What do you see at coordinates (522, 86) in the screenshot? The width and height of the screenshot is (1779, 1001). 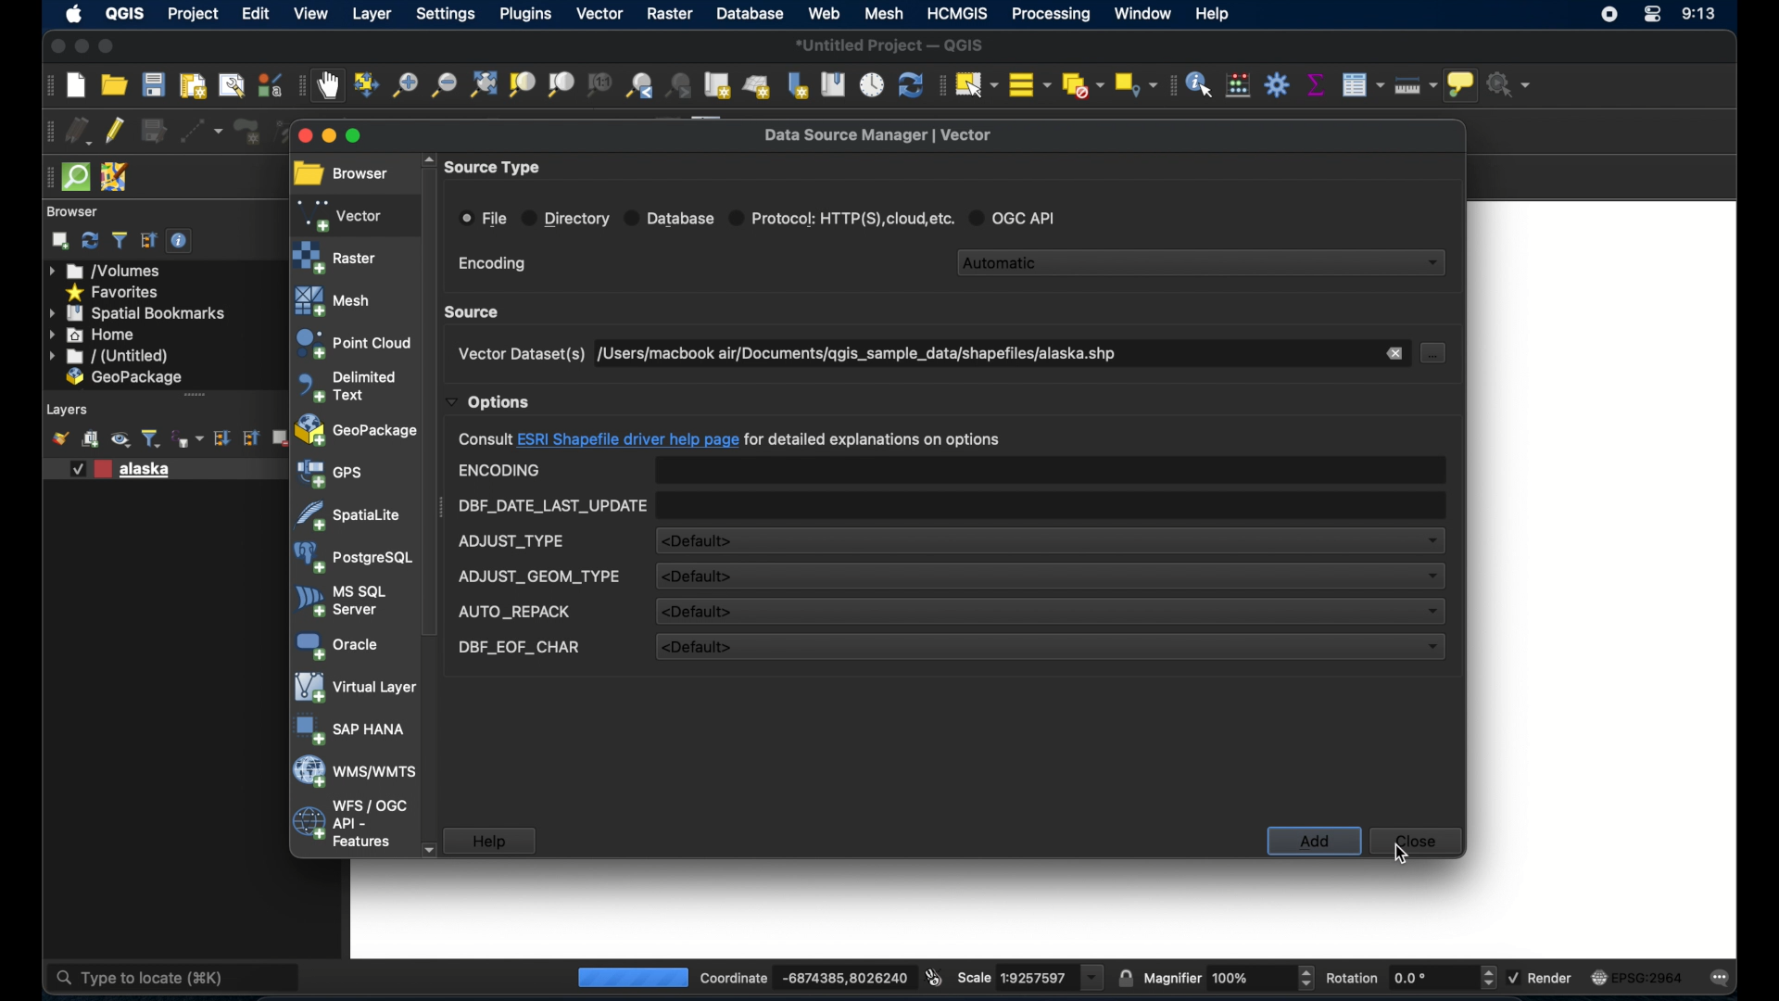 I see `zoom to selection` at bounding box center [522, 86].